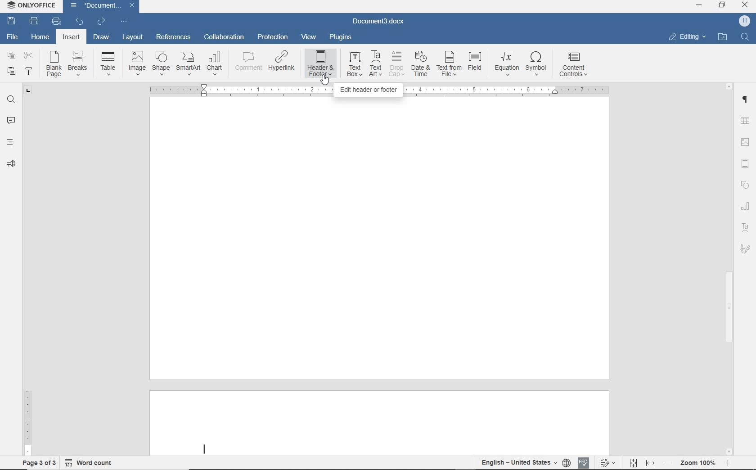 The width and height of the screenshot is (756, 470). I want to click on CHART, so click(216, 63).